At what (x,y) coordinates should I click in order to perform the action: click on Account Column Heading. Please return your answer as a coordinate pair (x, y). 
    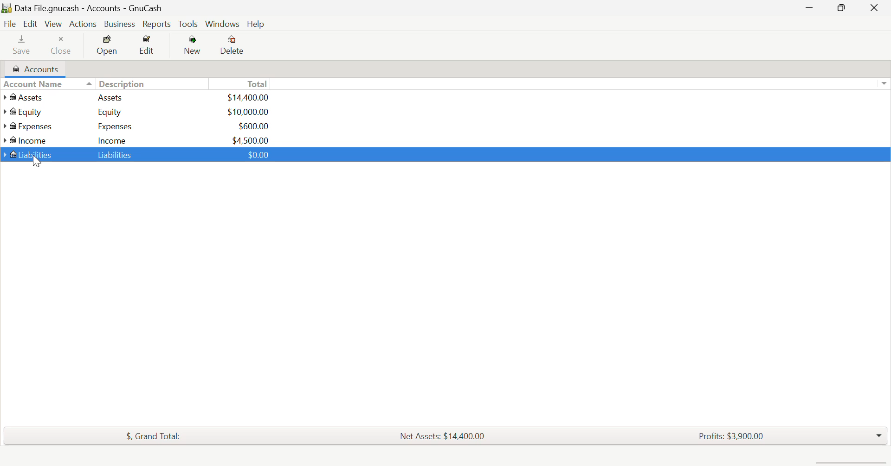
    Looking at the image, I should click on (35, 85).